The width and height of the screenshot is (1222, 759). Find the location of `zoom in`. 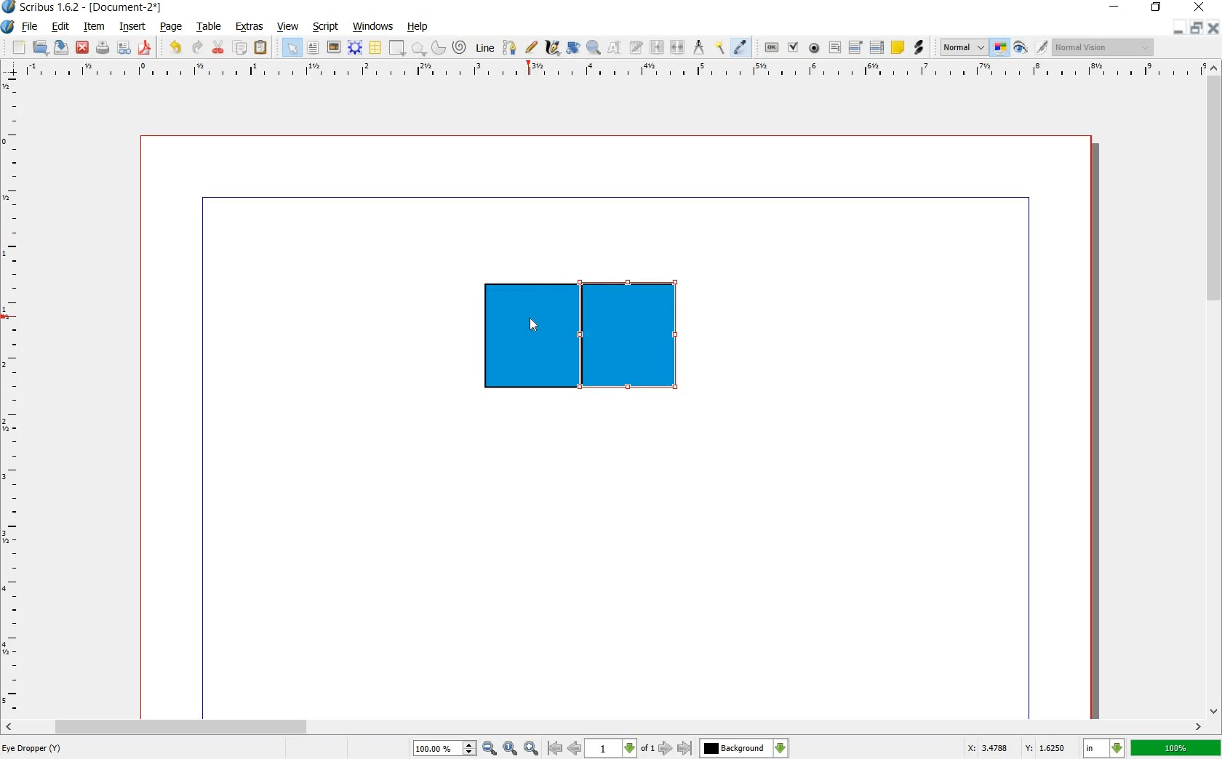

zoom in is located at coordinates (530, 747).